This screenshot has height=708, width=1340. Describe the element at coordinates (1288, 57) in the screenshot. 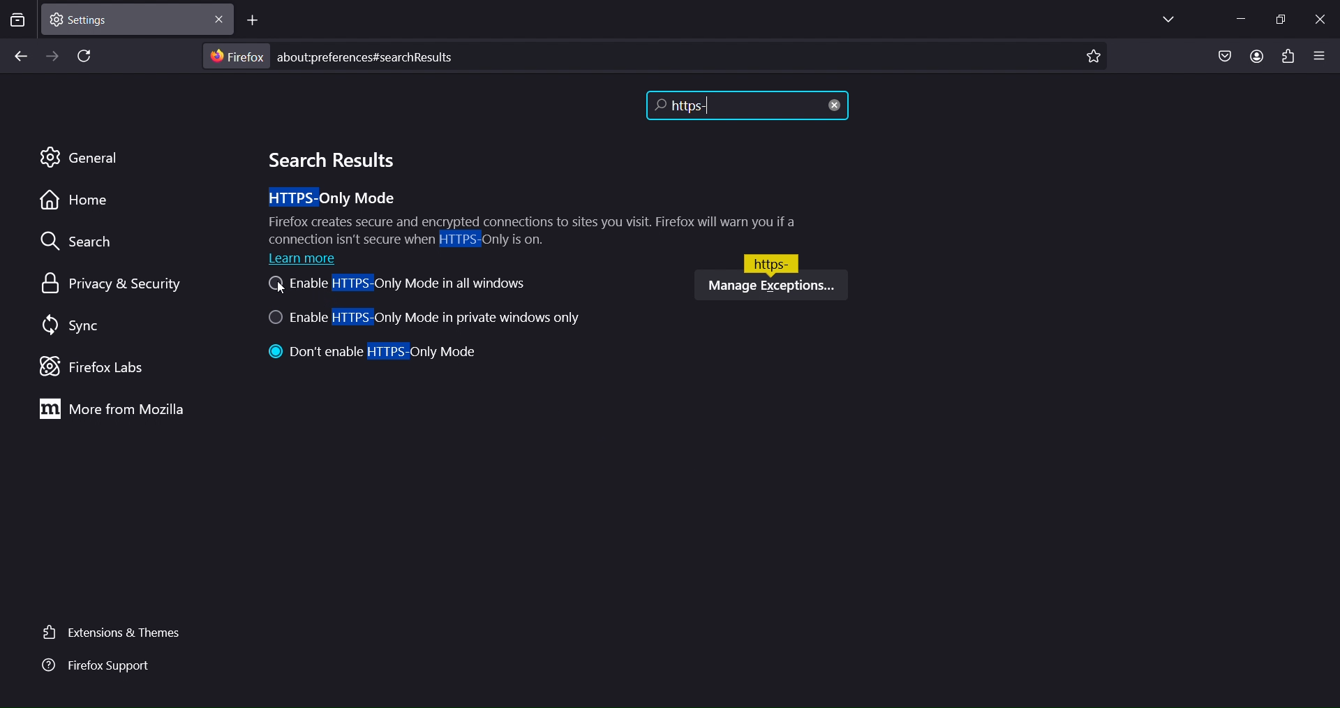

I see `extensions` at that location.